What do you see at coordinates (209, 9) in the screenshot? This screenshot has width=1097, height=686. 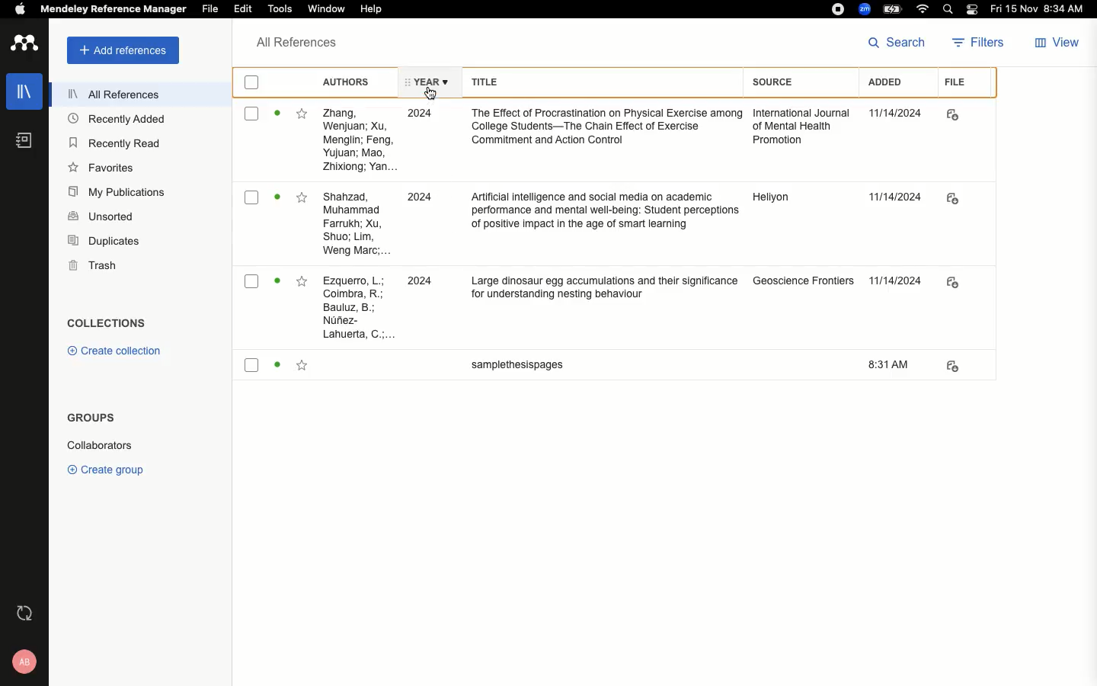 I see `File` at bounding box center [209, 9].